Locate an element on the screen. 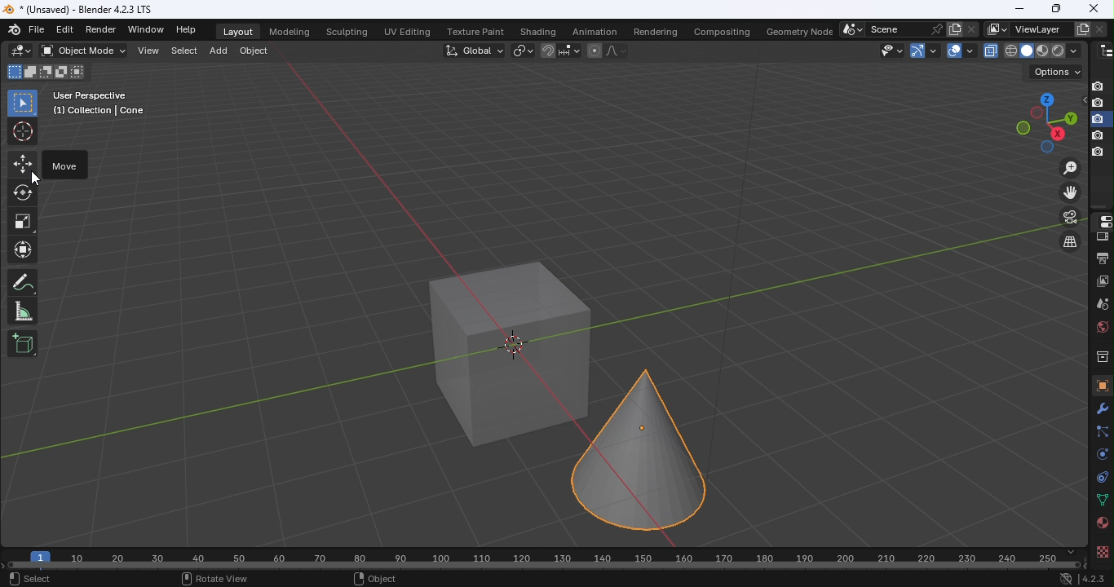 This screenshot has width=1114, height=587. viewpoint shader: solid is located at coordinates (1025, 51).